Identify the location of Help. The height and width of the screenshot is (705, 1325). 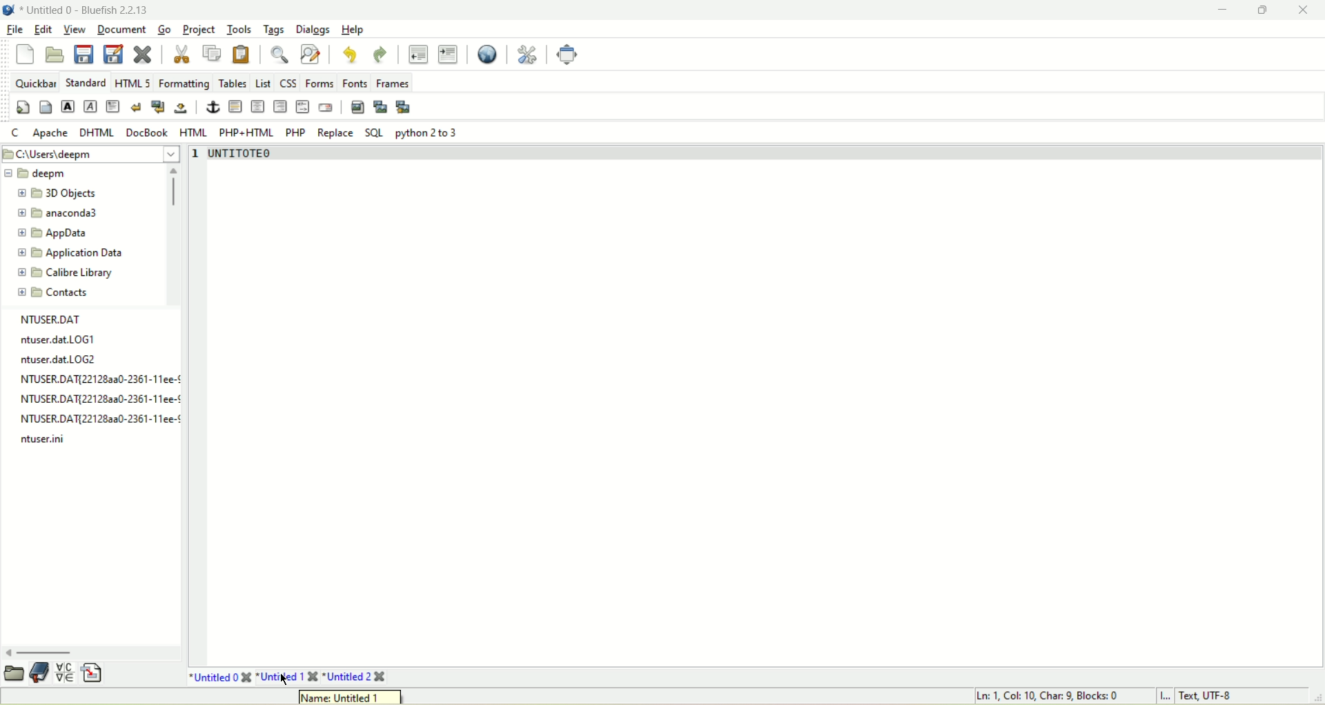
(353, 28).